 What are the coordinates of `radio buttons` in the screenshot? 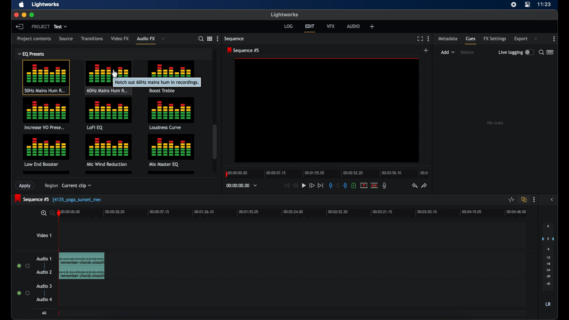 It's located at (23, 265).